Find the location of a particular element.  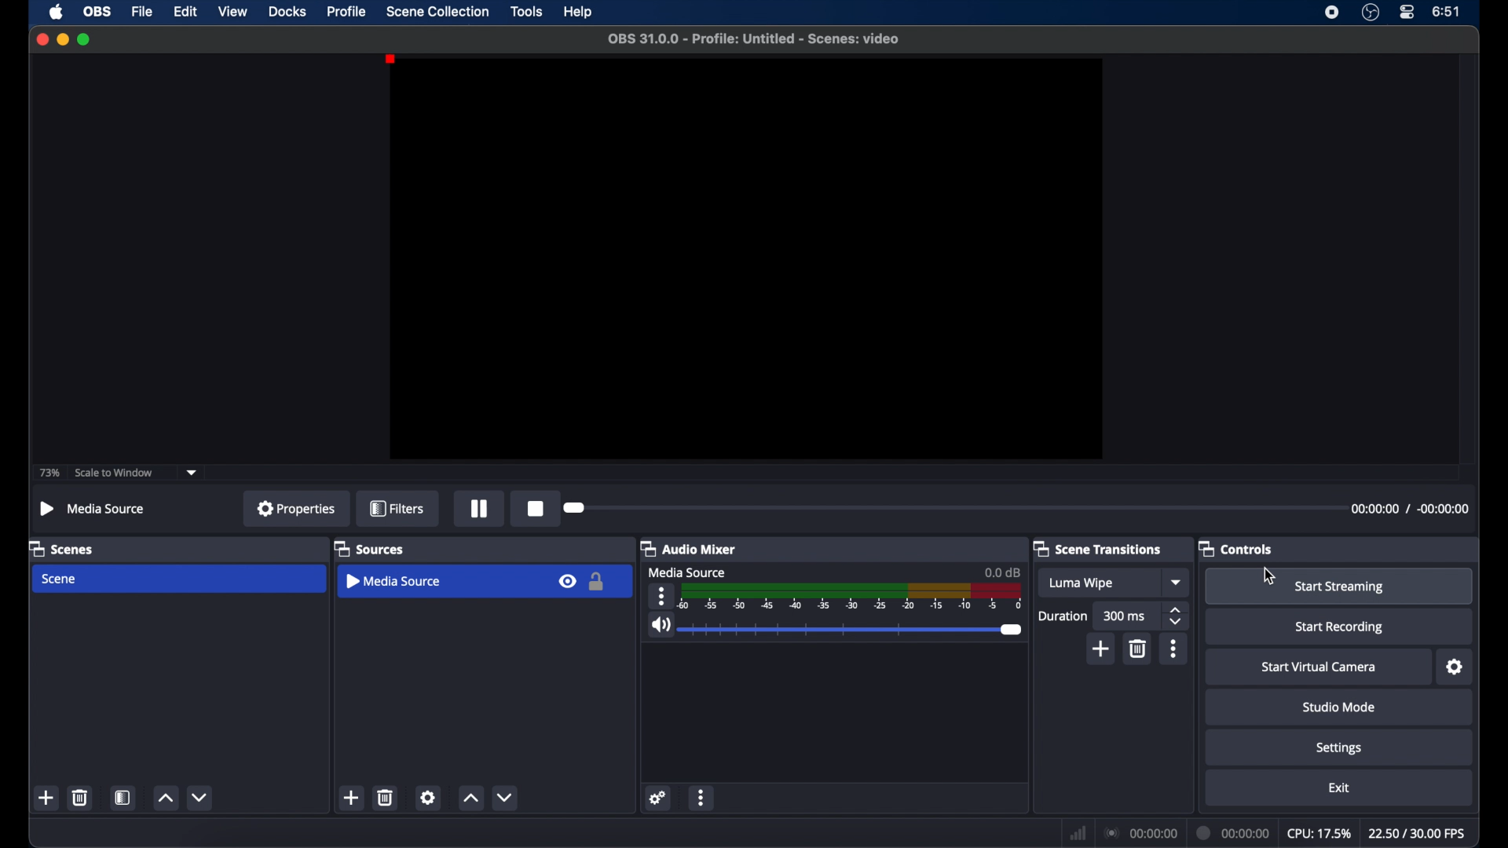

scene filters is located at coordinates (124, 797).